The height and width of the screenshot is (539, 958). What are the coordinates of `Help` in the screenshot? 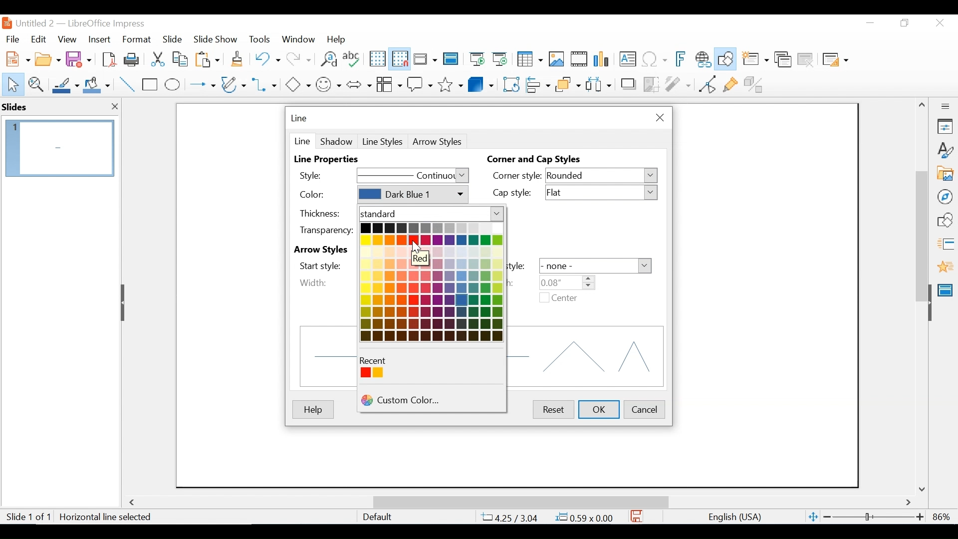 It's located at (312, 410).